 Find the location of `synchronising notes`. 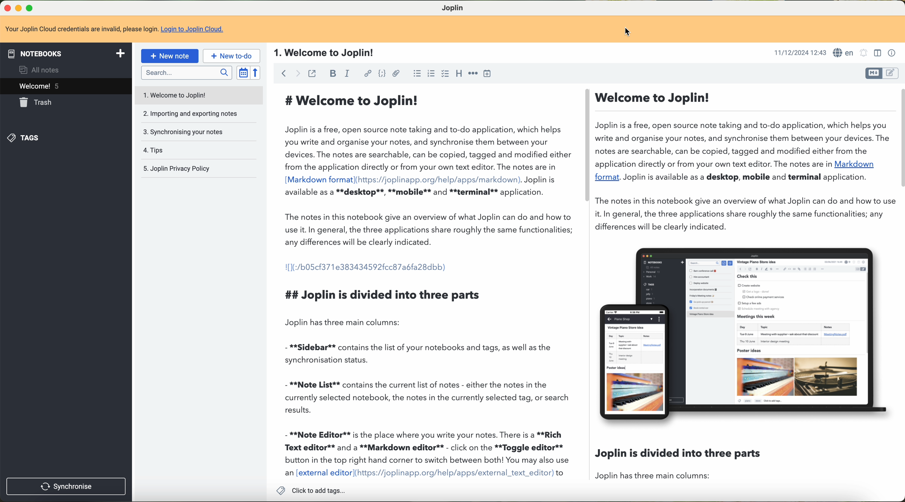

synchronising notes is located at coordinates (200, 132).